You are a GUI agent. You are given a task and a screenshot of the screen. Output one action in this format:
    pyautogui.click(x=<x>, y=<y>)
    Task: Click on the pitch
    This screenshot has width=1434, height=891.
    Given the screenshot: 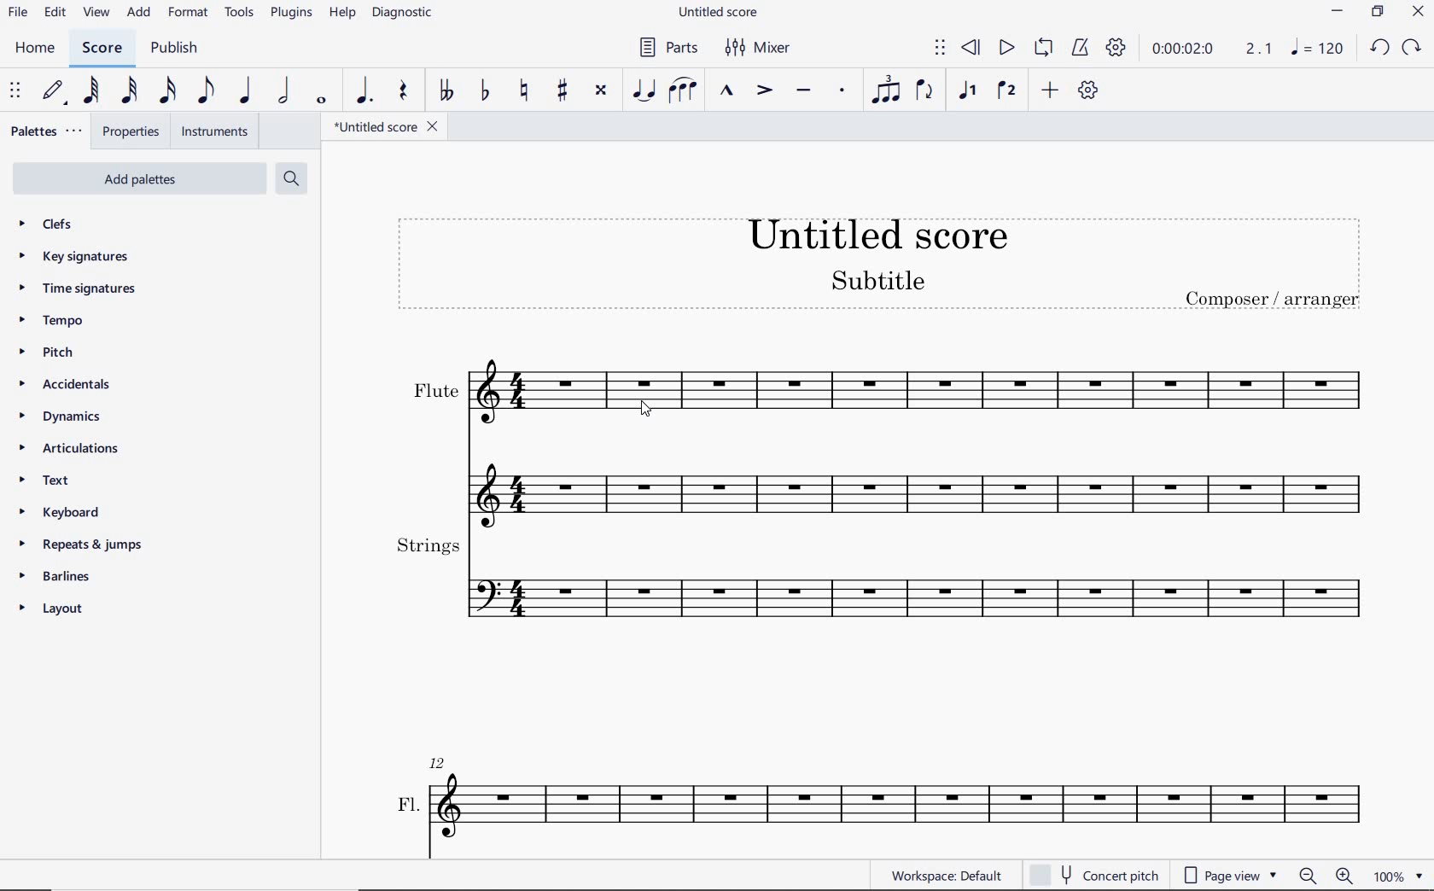 What is the action you would take?
    pyautogui.click(x=47, y=352)
    